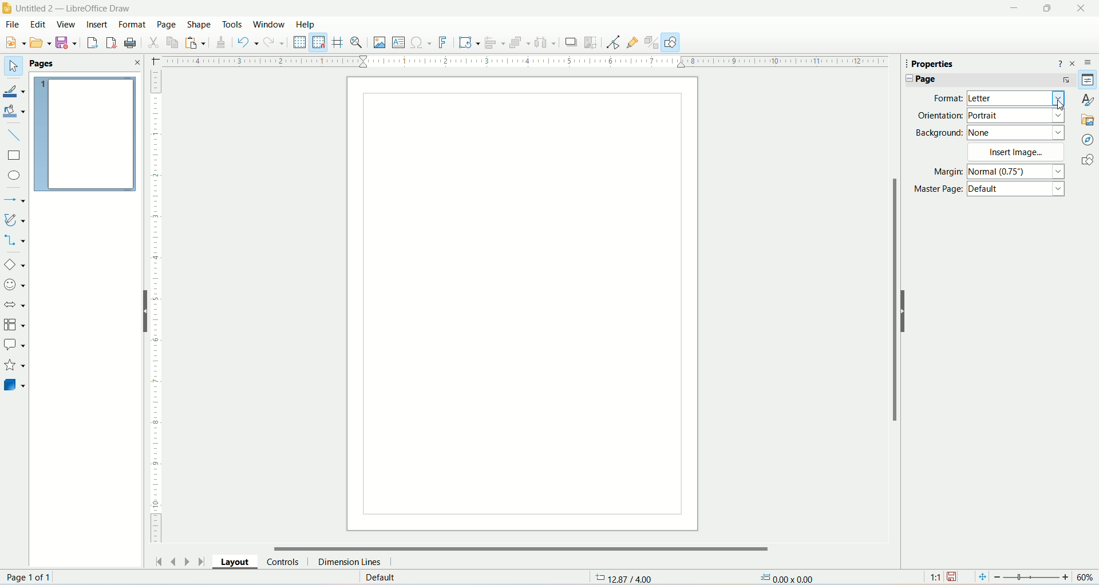 Image resolution: width=1099 pixels, height=585 pixels. Describe the element at coordinates (131, 42) in the screenshot. I see `print` at that location.